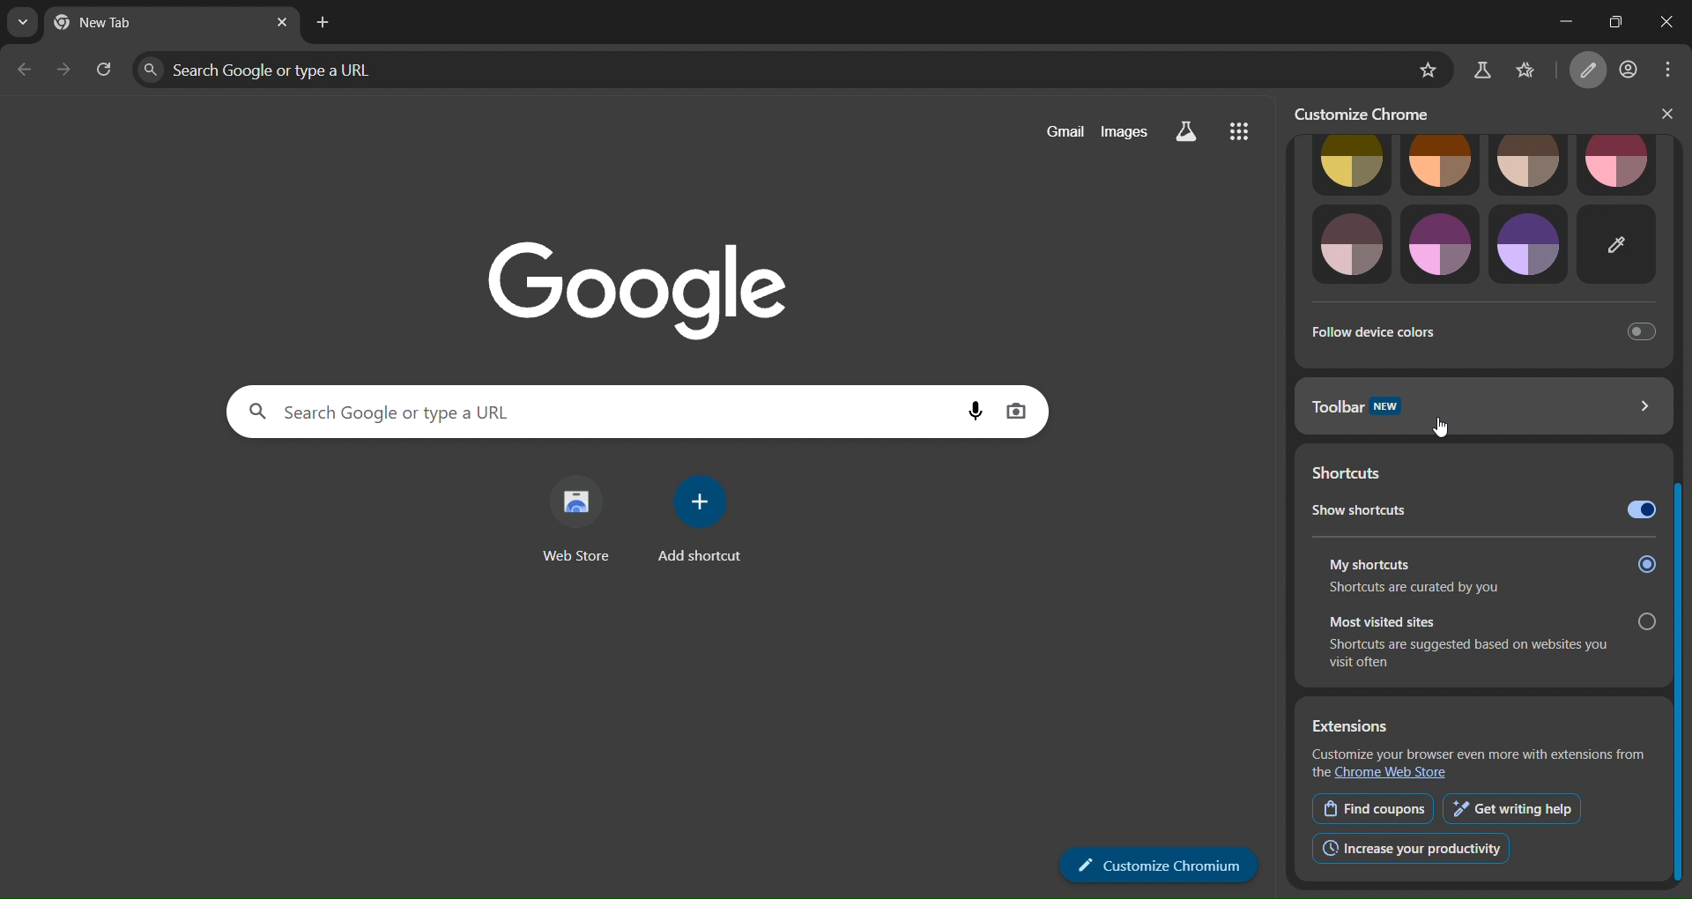  Describe the element at coordinates (1495, 619) in the screenshot. I see `most visited sites` at that location.